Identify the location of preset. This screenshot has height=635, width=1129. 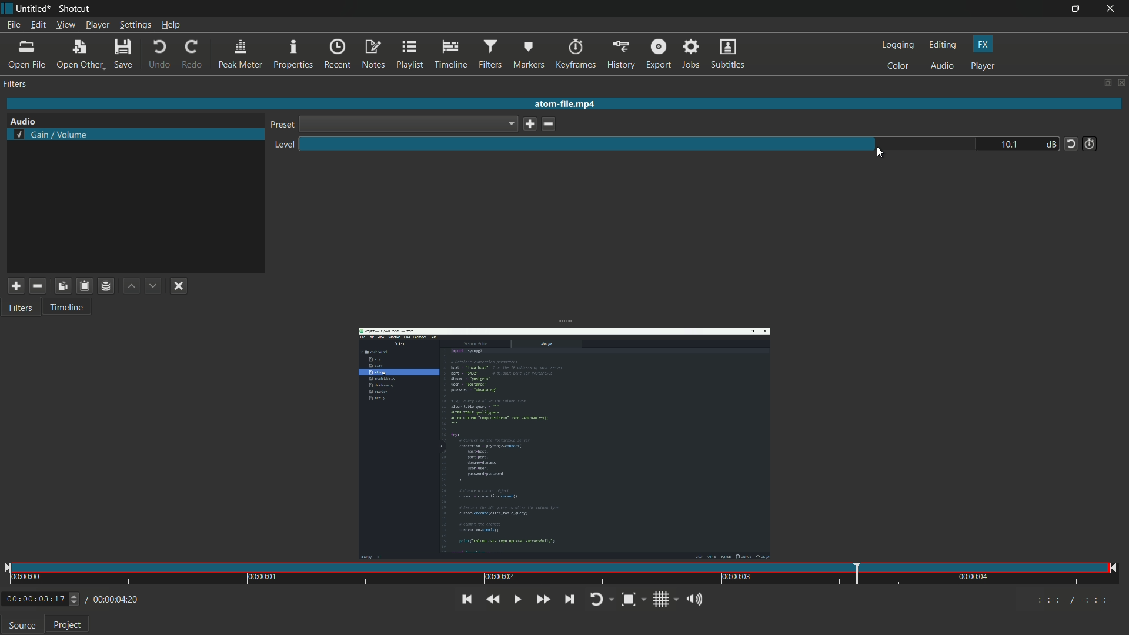
(280, 125).